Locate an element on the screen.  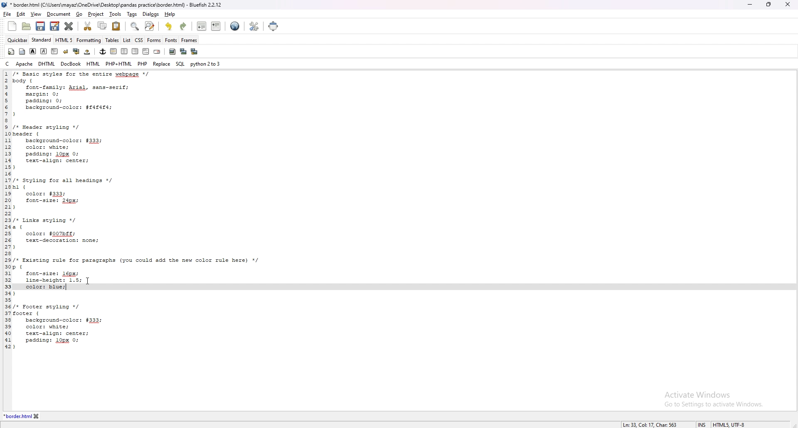
undo is located at coordinates (169, 26).